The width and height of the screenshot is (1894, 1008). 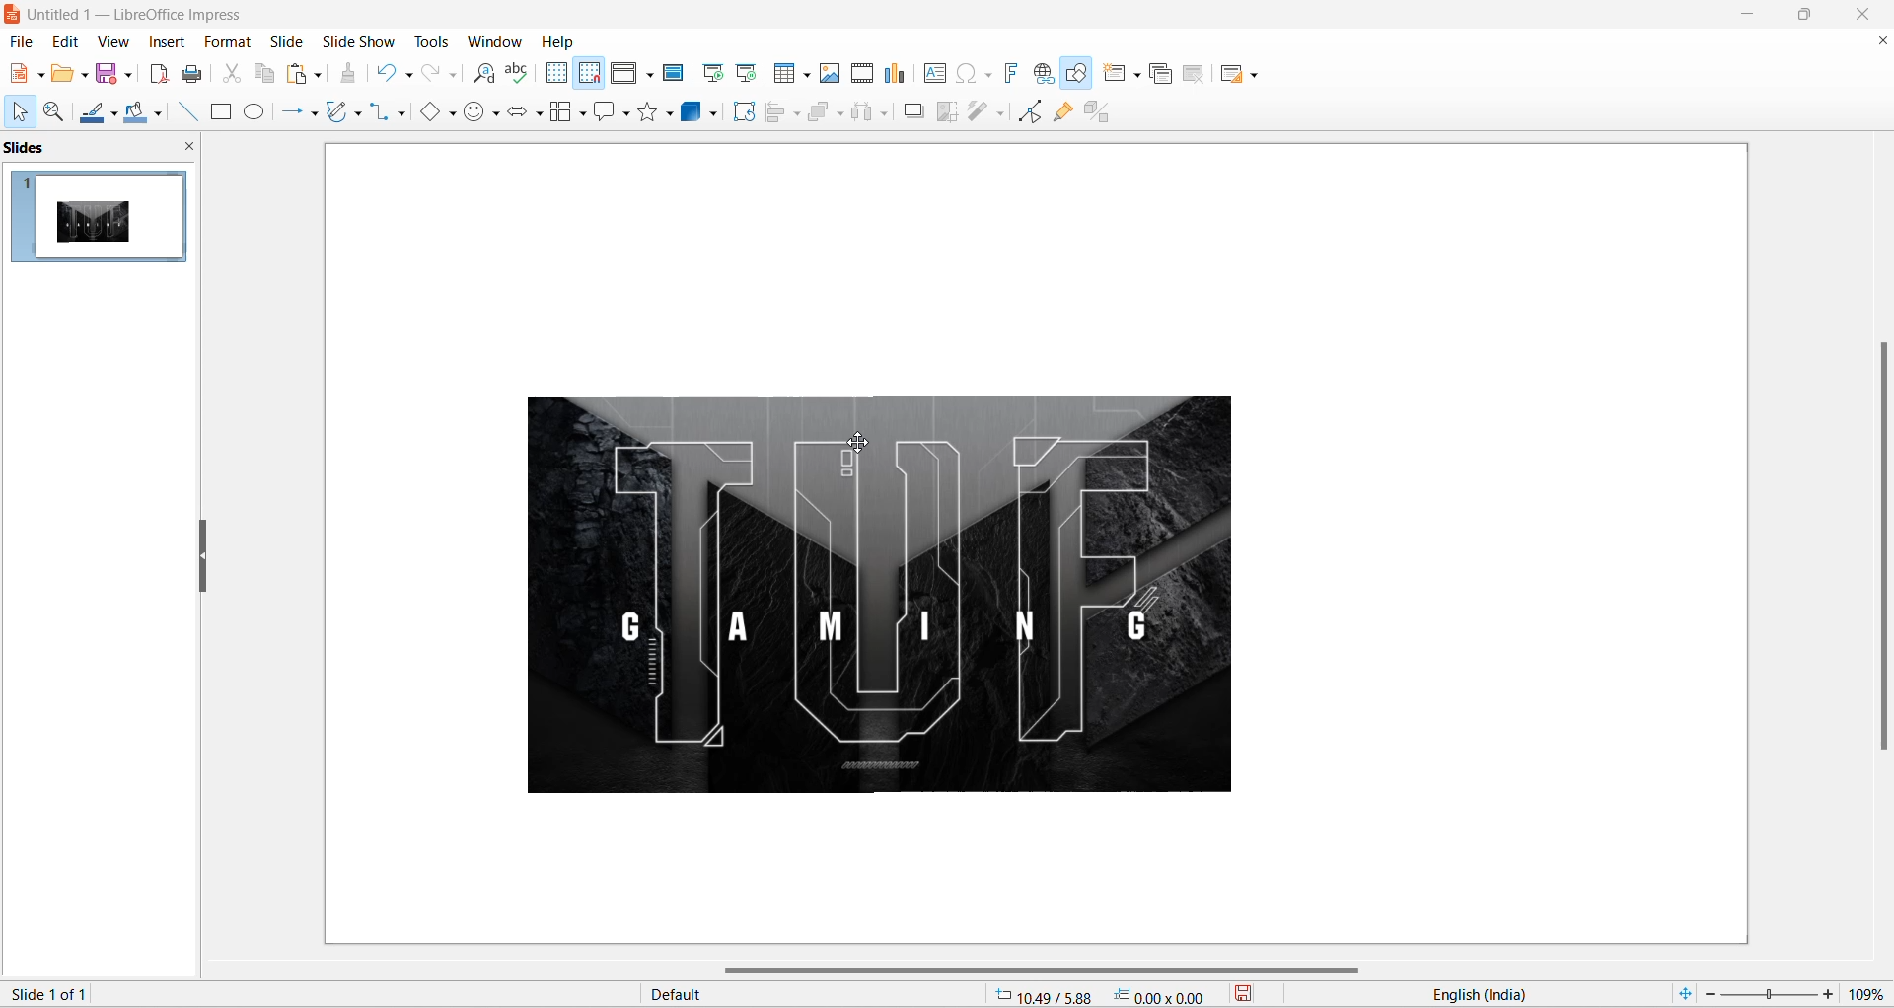 What do you see at coordinates (108, 76) in the screenshot?
I see `save ` at bounding box center [108, 76].